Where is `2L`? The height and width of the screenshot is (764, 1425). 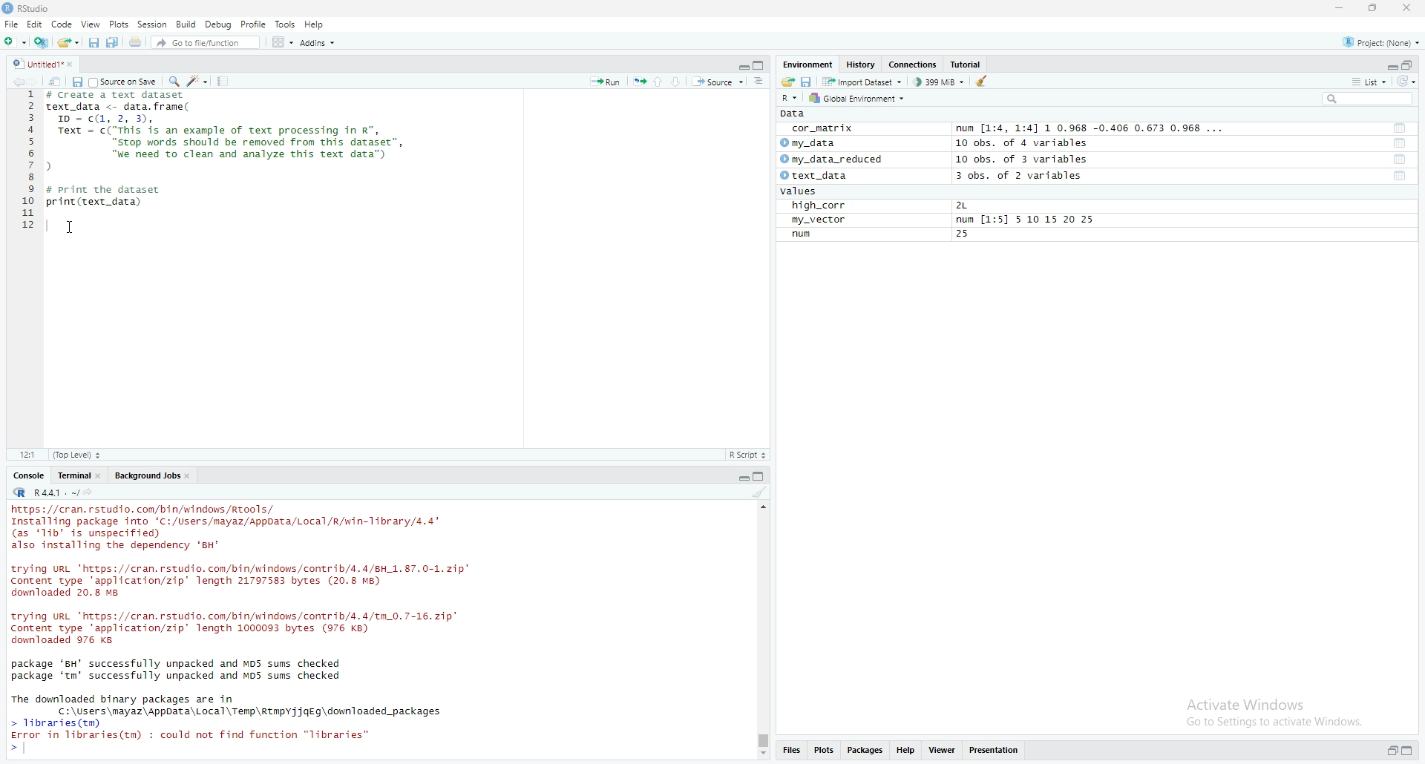
2L is located at coordinates (961, 205).